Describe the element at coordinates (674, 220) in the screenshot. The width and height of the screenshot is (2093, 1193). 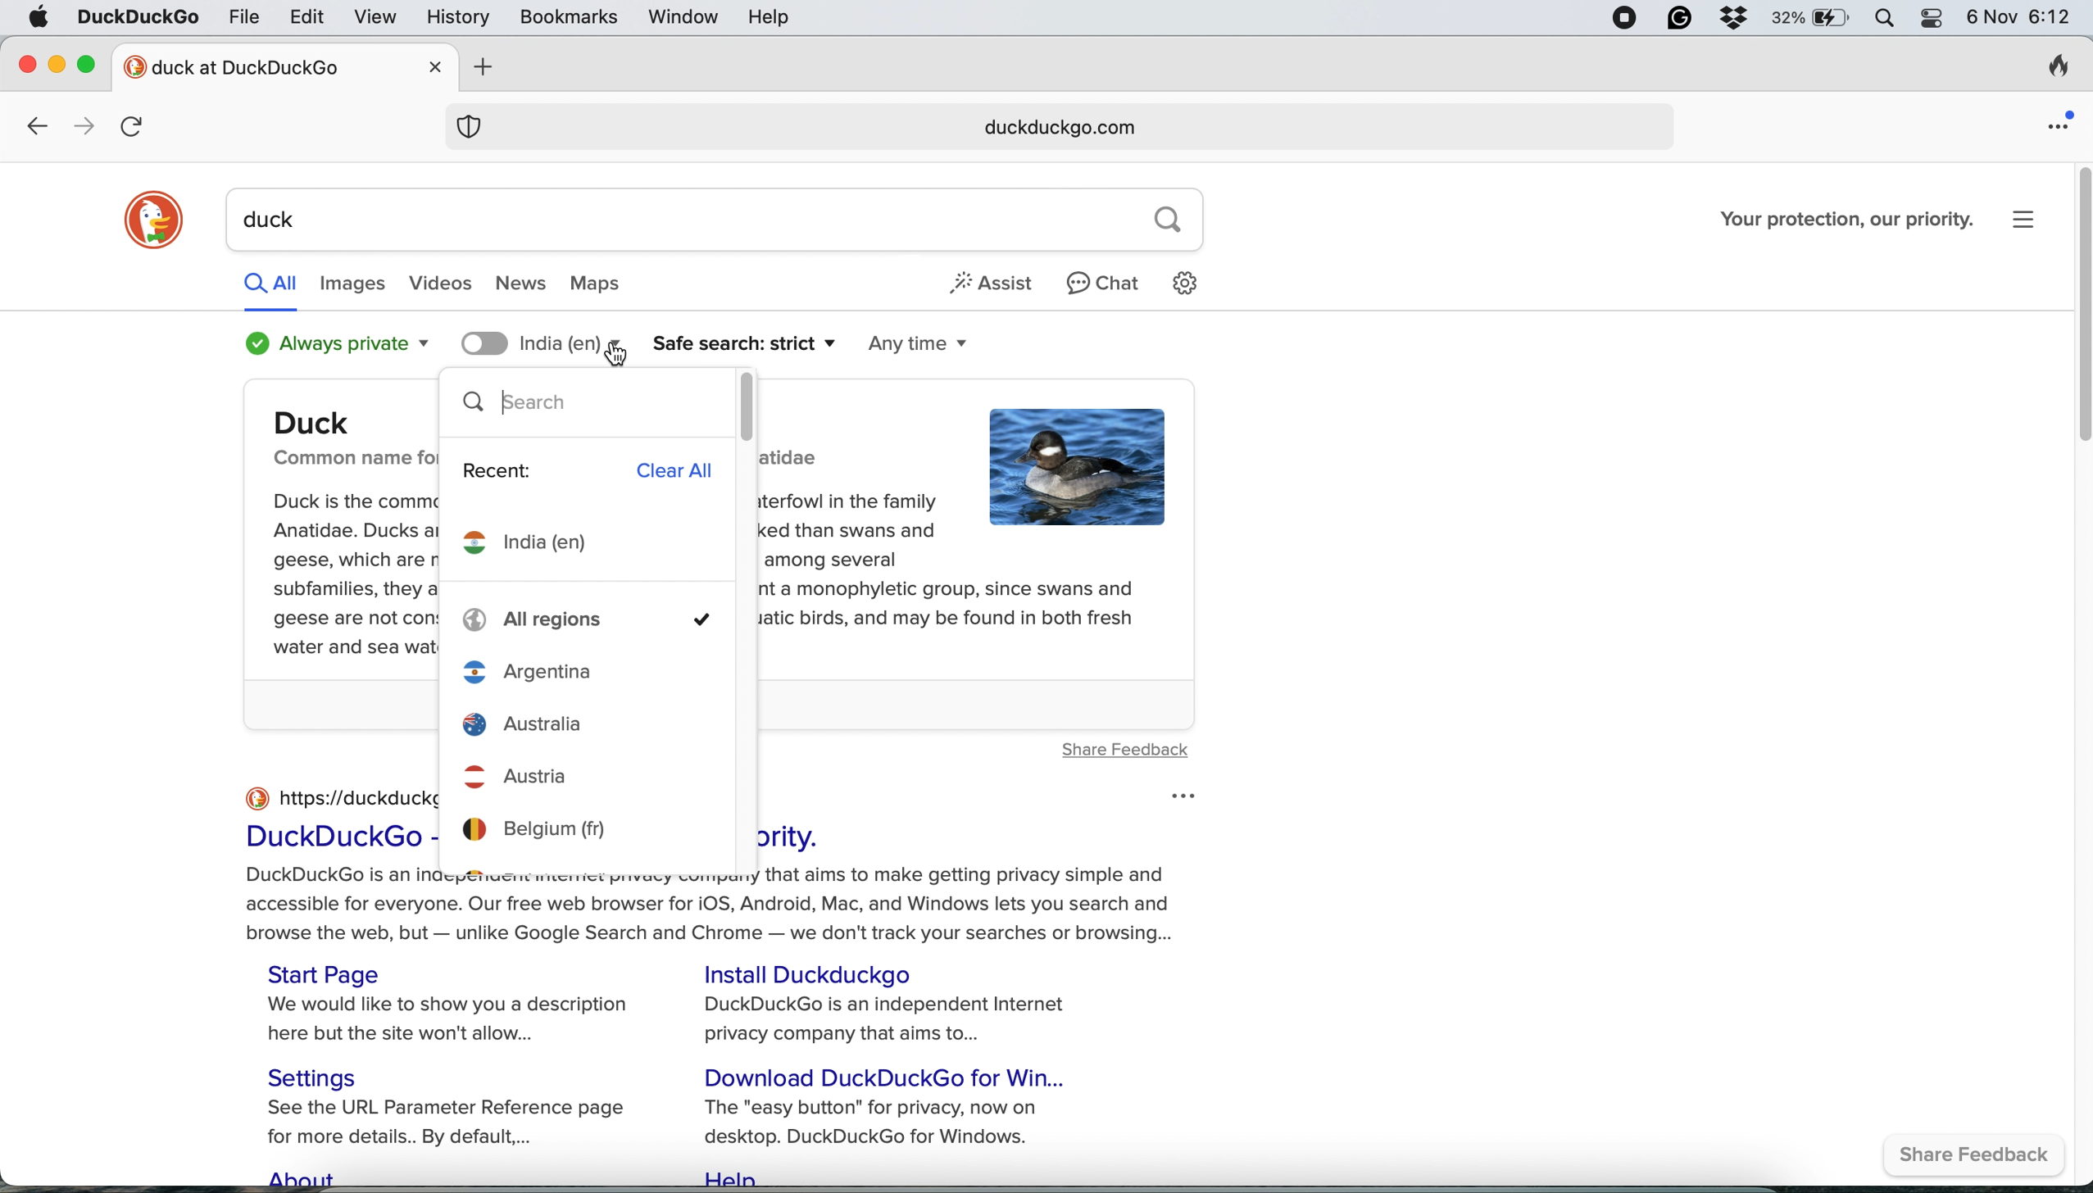
I see `duck` at that location.